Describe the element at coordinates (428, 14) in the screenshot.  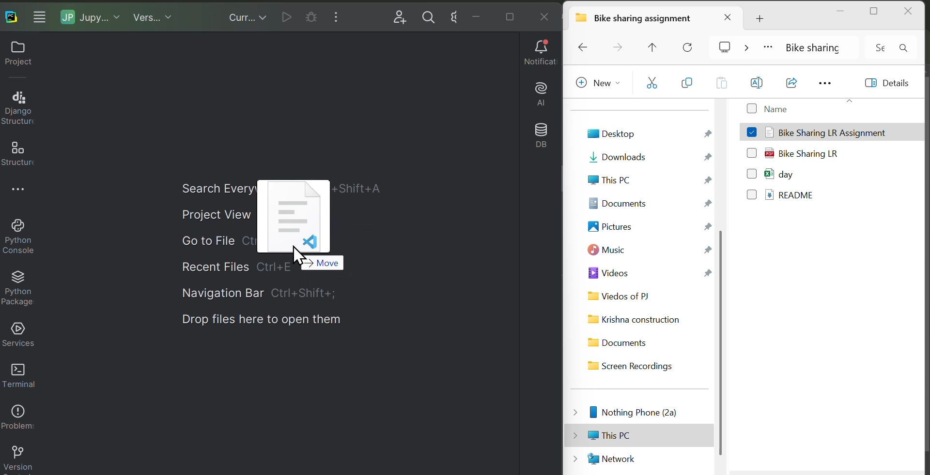
I see `search` at that location.